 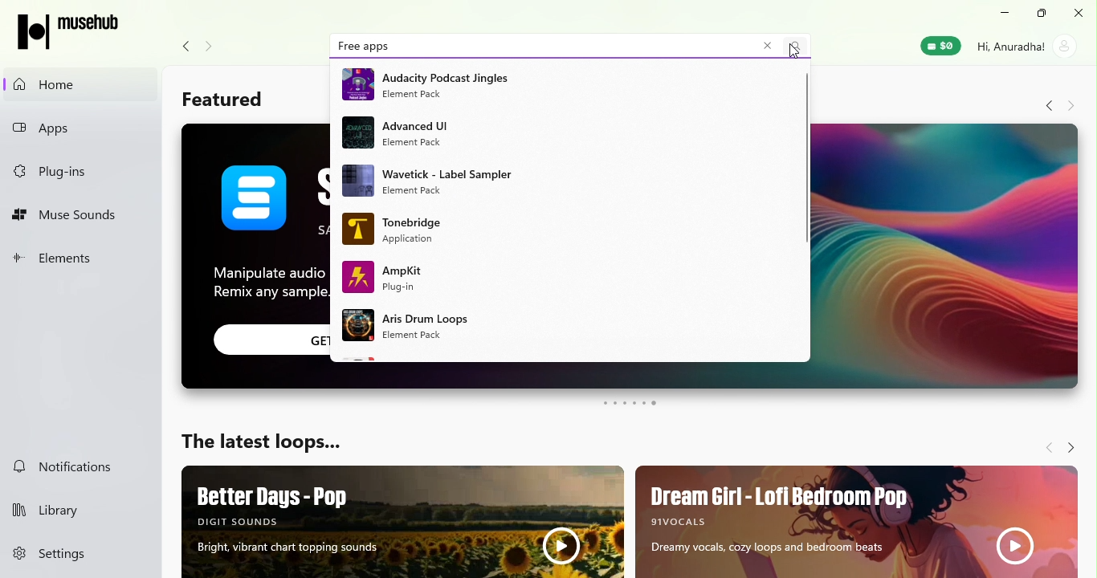 I want to click on Search bar, so click(x=574, y=46).